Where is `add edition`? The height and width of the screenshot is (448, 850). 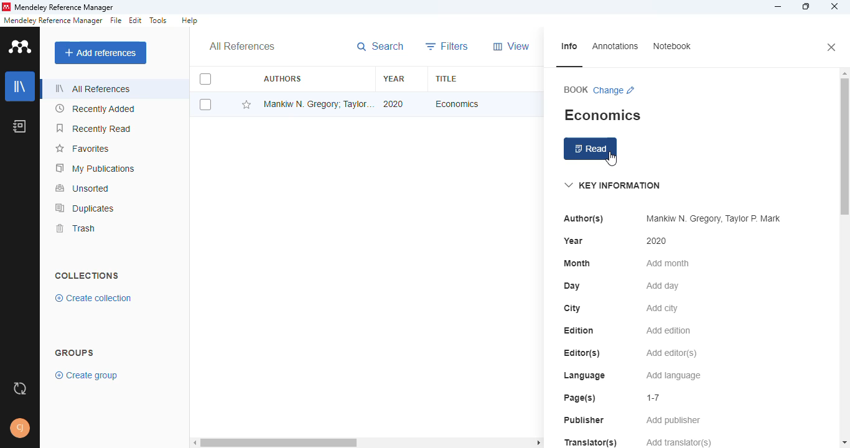 add edition is located at coordinates (669, 331).